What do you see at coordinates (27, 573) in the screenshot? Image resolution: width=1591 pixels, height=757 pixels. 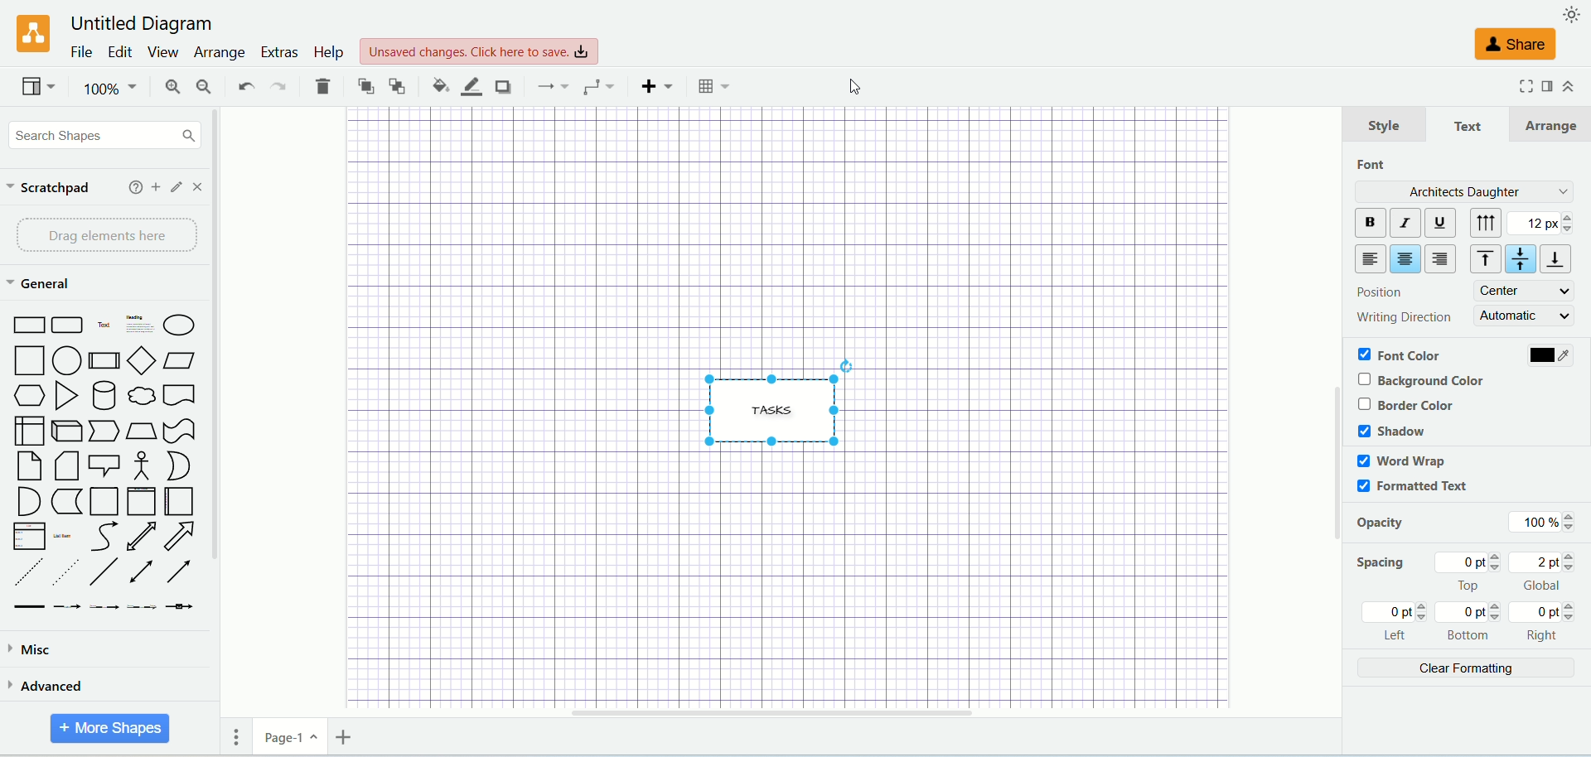 I see `Dashed Line` at bounding box center [27, 573].